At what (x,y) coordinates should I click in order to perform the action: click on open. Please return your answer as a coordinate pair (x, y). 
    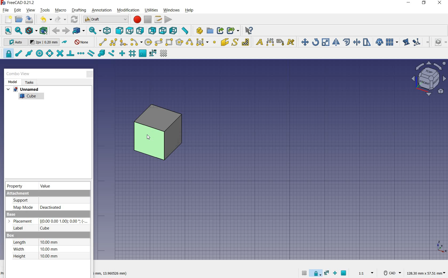
    Looking at the image, I should click on (19, 19).